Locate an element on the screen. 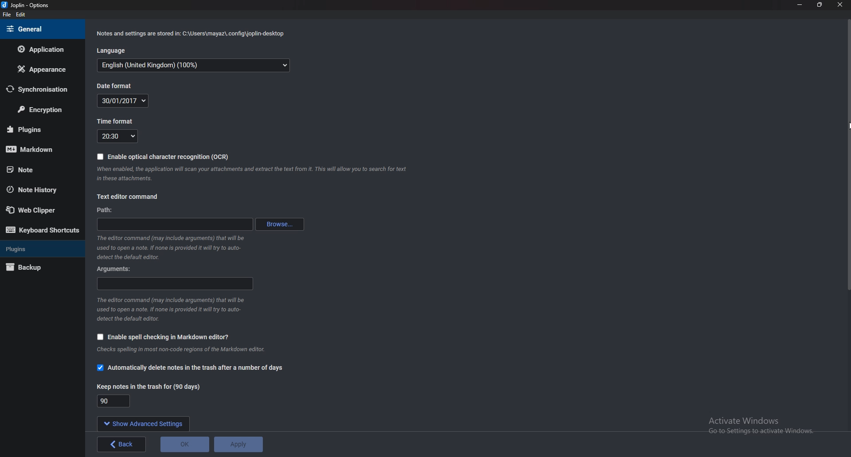  Back up is located at coordinates (37, 268).